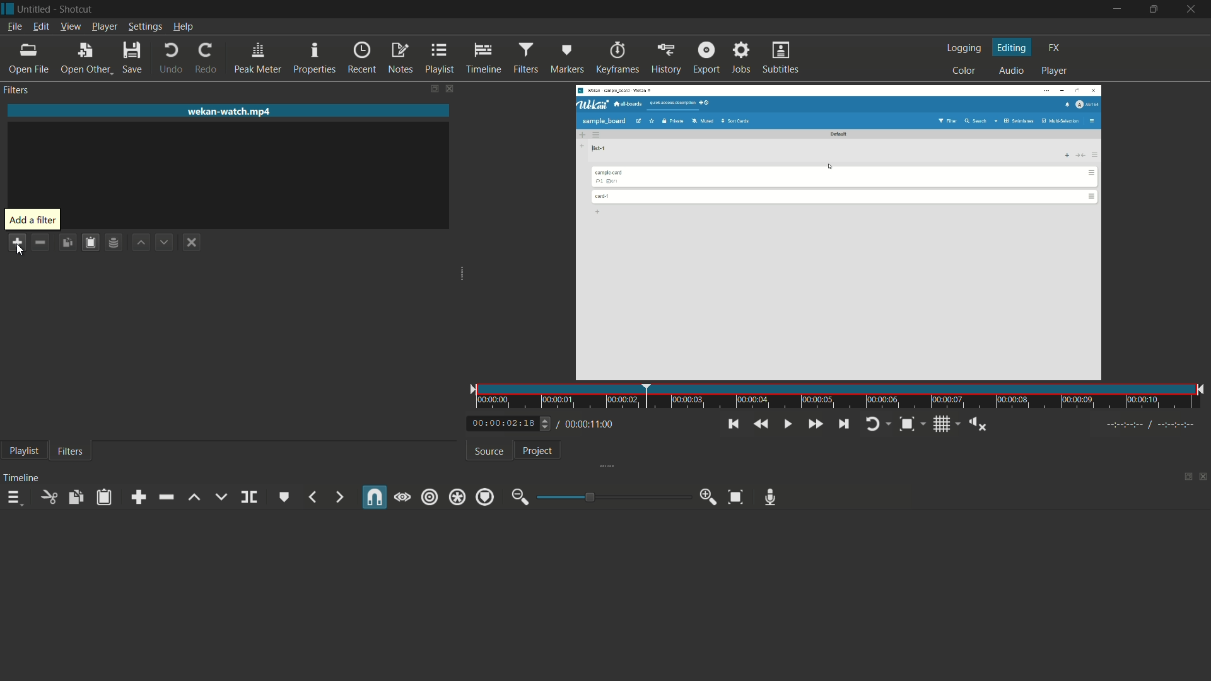  Describe the element at coordinates (617, 59) in the screenshot. I see `keyframes` at that location.